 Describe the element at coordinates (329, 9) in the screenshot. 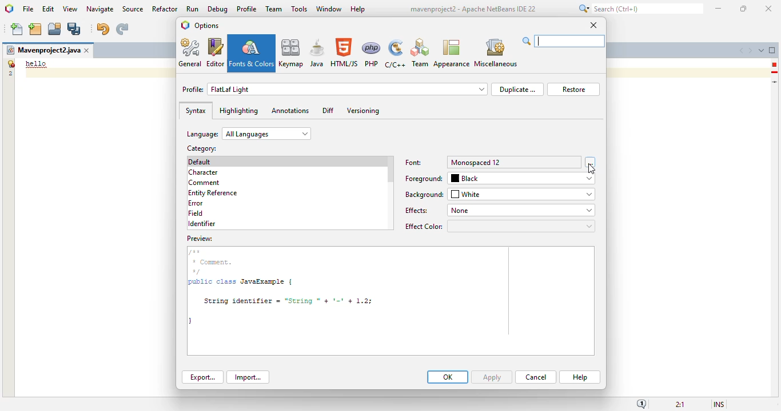

I see `window` at that location.